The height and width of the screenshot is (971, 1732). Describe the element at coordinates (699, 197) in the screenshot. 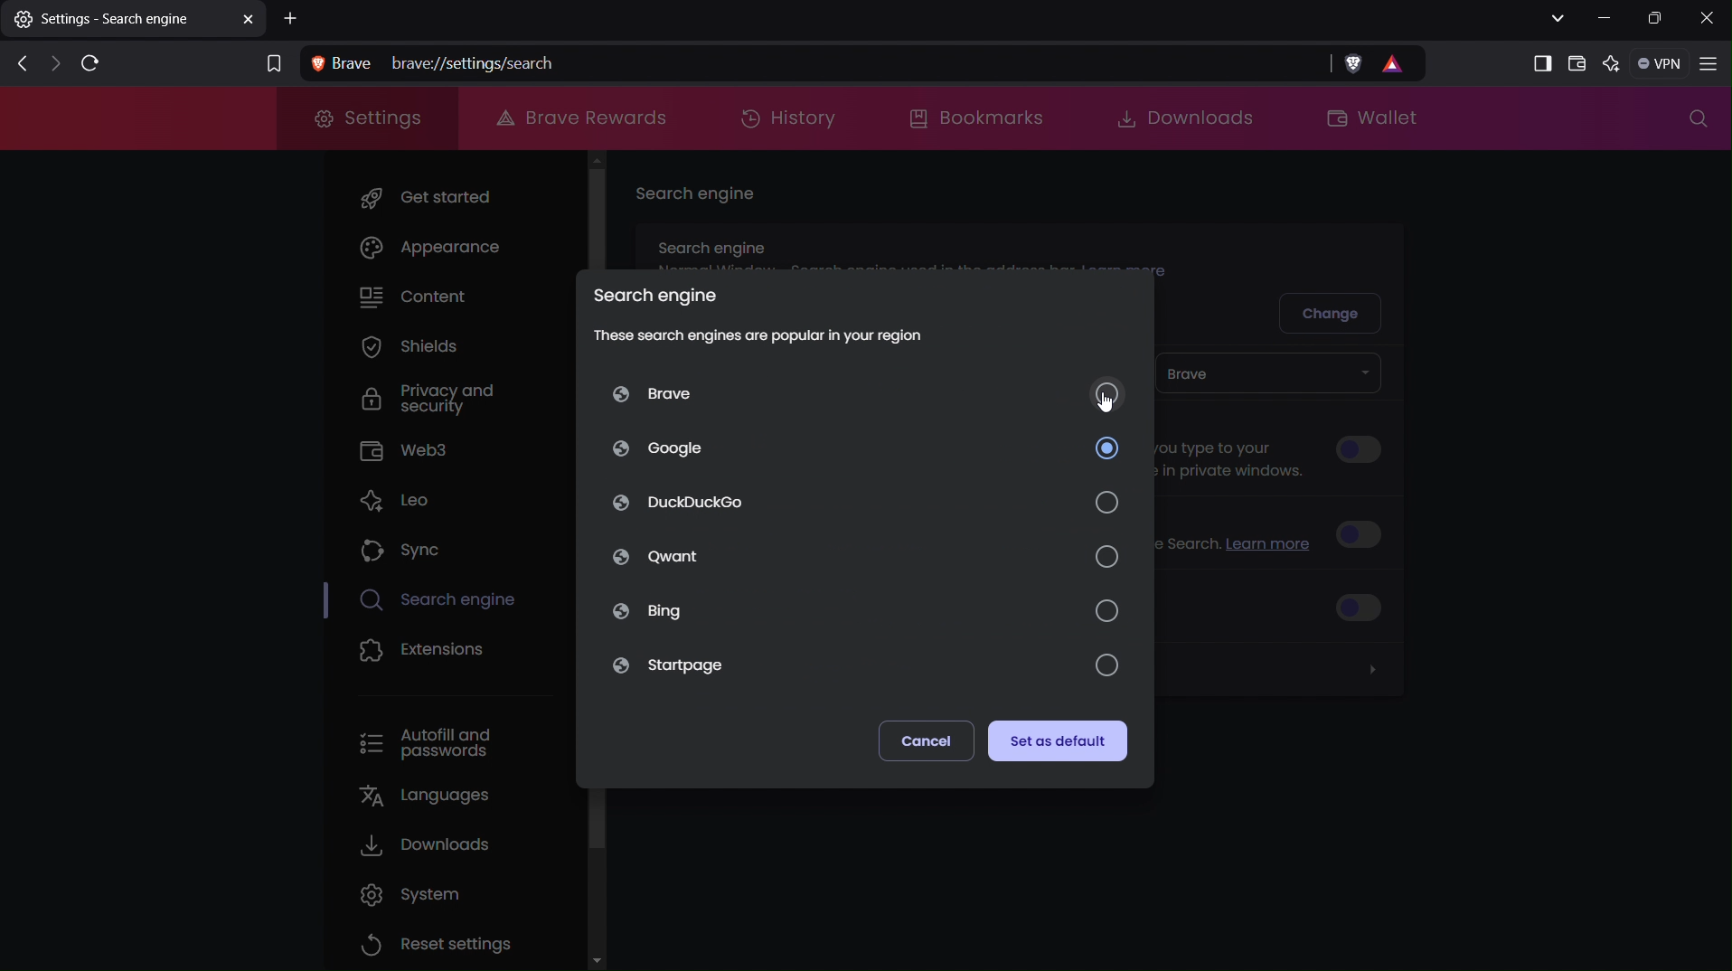

I see `Search engine` at that location.